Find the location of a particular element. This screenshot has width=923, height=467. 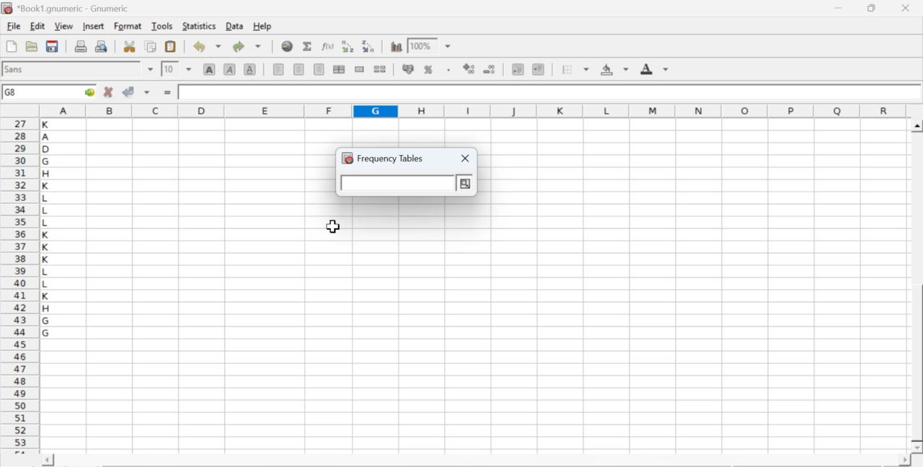

insert chart is located at coordinates (397, 45).